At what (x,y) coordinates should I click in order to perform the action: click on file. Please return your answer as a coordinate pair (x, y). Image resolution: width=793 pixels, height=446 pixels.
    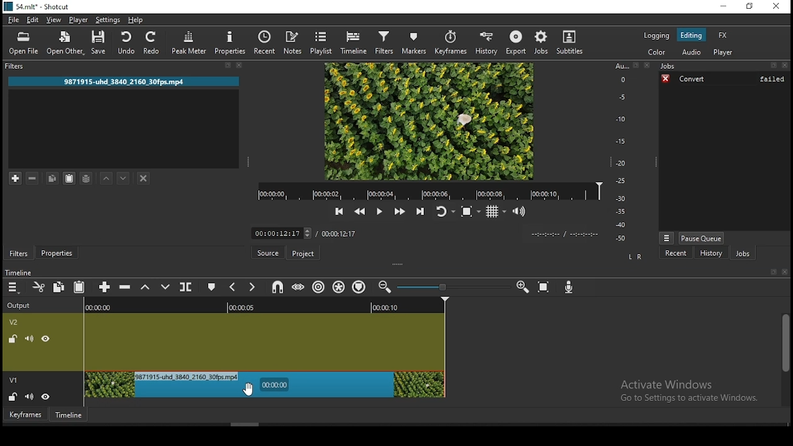
    Looking at the image, I should click on (15, 20).